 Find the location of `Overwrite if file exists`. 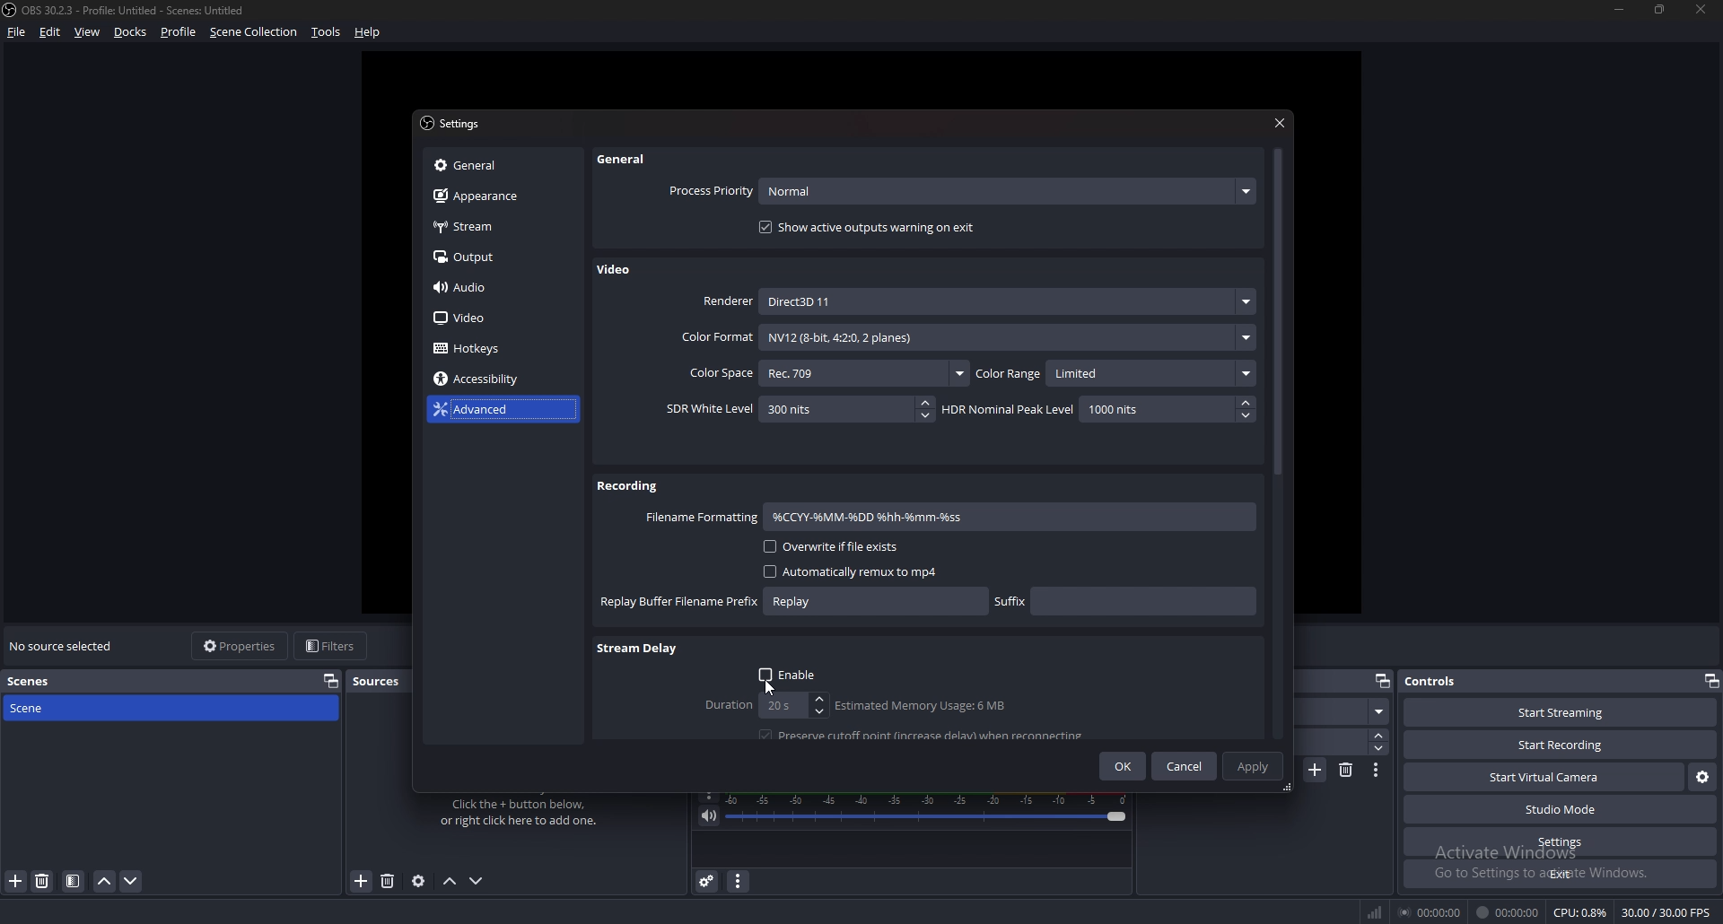

Overwrite if file exists is located at coordinates (829, 547).